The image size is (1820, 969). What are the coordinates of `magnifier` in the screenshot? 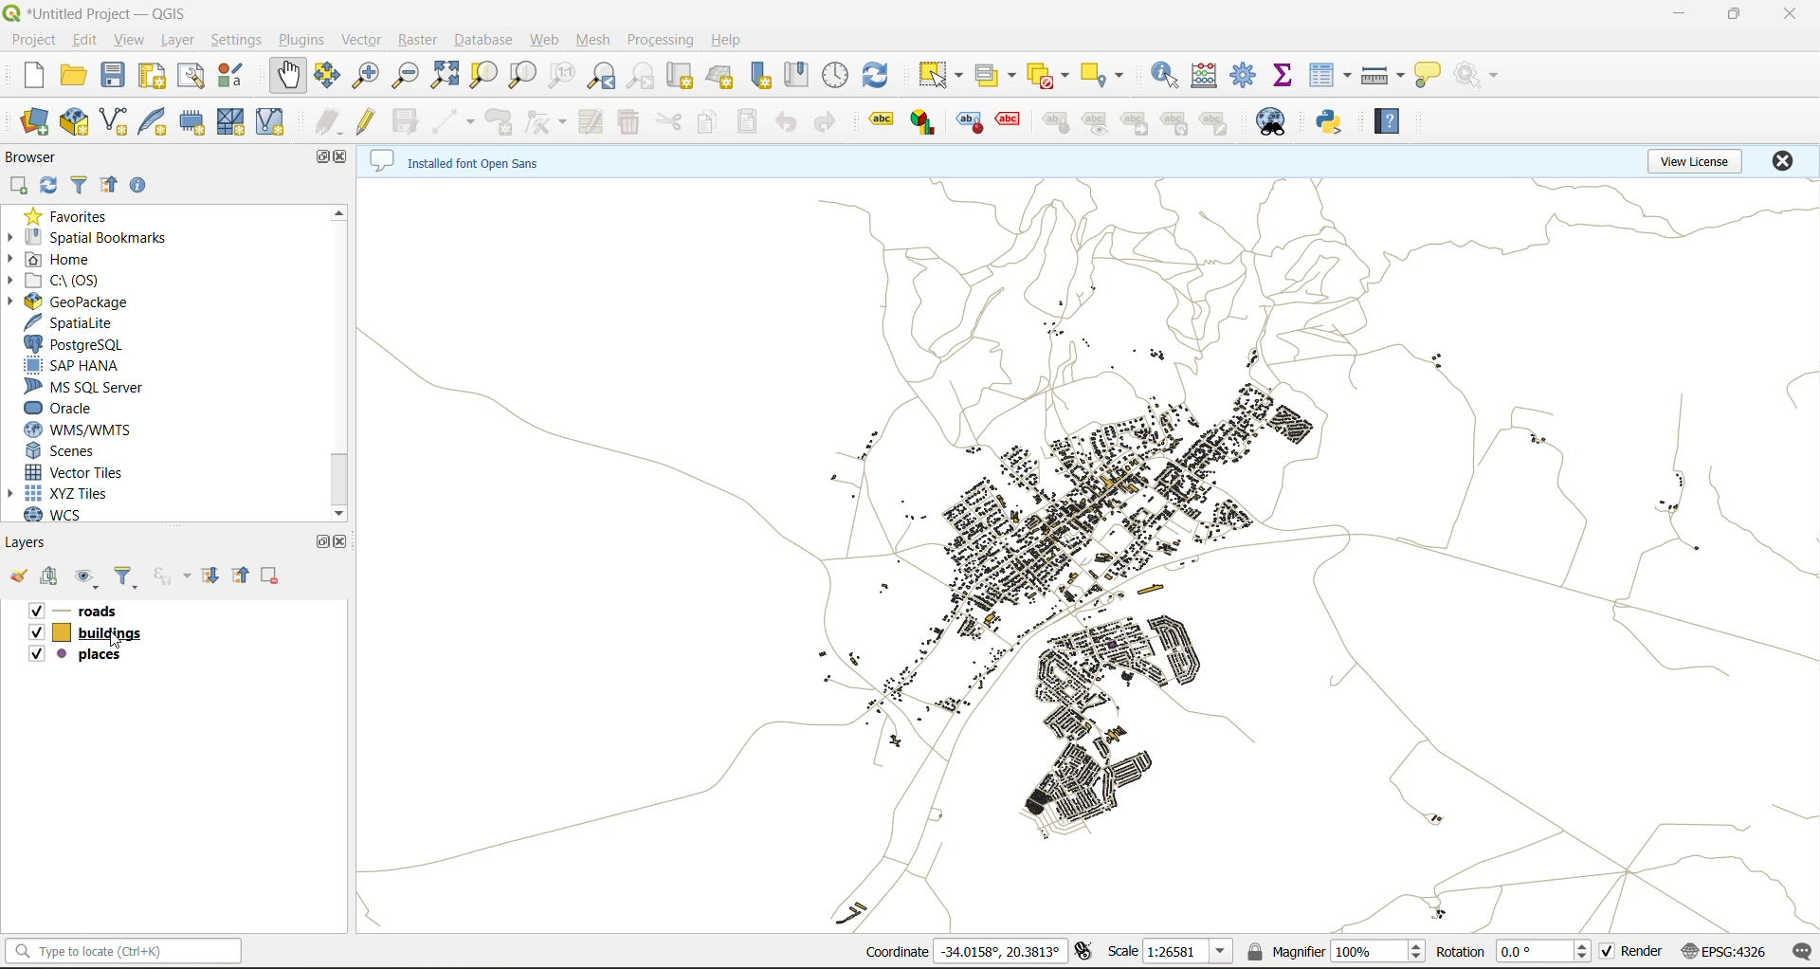 It's located at (1336, 955).